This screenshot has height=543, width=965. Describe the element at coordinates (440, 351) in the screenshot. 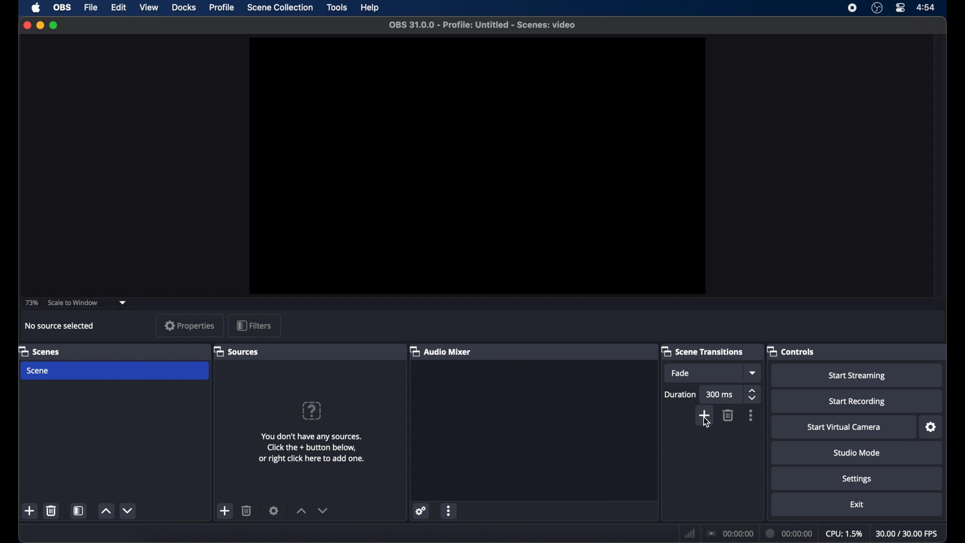

I see `audio mixer` at that location.